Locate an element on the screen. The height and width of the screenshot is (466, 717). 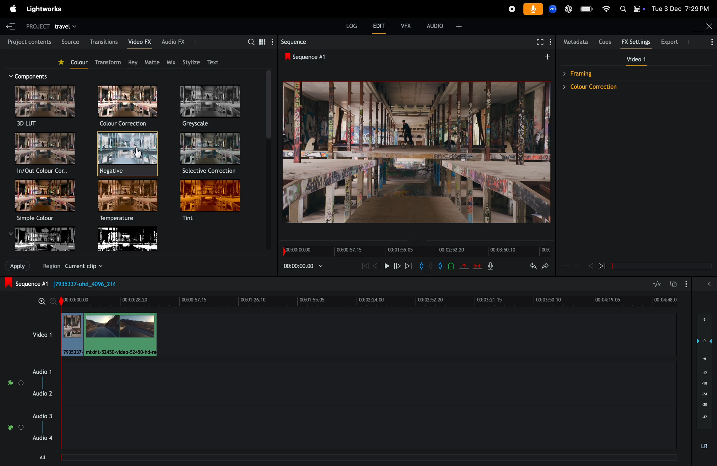
key is located at coordinates (134, 61).